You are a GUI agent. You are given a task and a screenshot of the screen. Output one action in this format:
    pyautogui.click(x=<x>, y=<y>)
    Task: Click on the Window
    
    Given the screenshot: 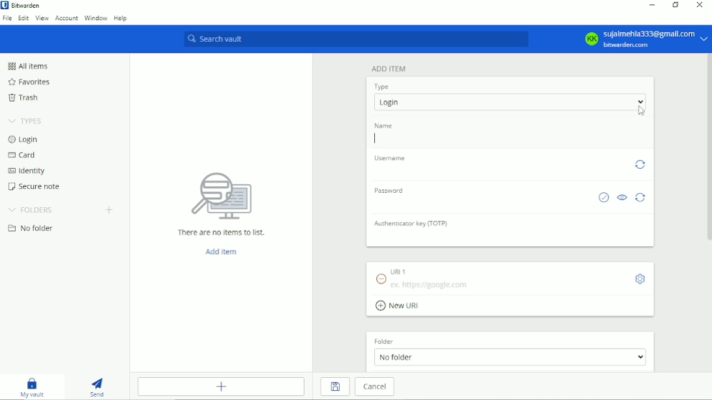 What is the action you would take?
    pyautogui.click(x=96, y=18)
    